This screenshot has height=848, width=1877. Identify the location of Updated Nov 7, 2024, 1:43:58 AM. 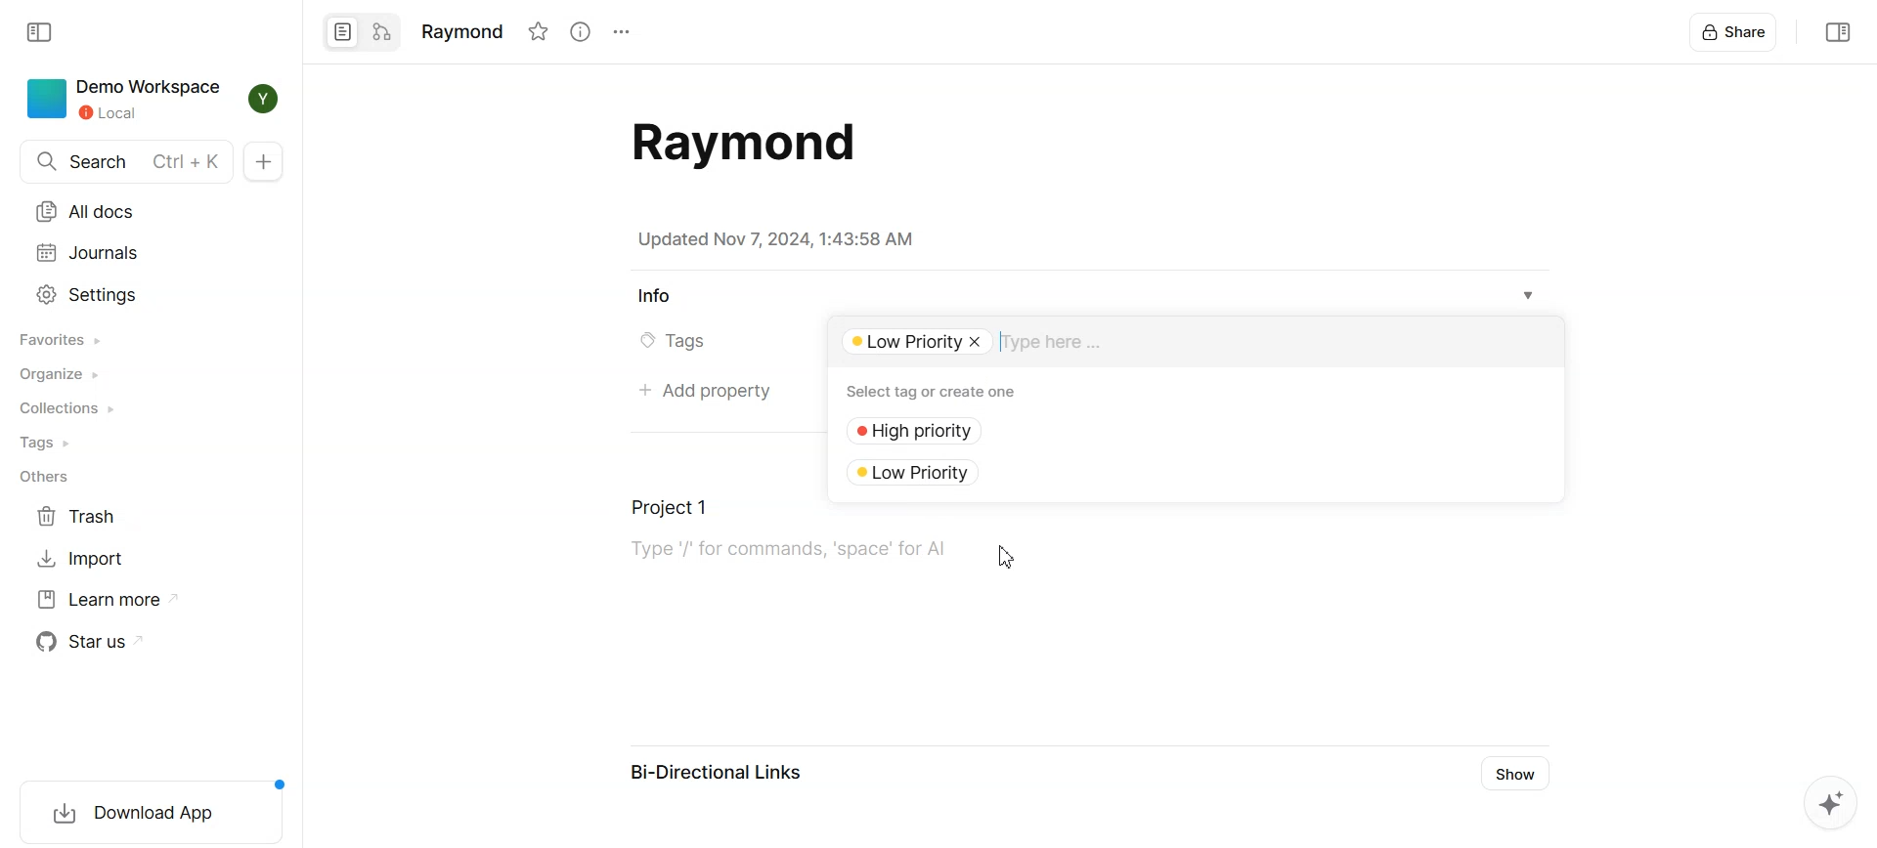
(775, 239).